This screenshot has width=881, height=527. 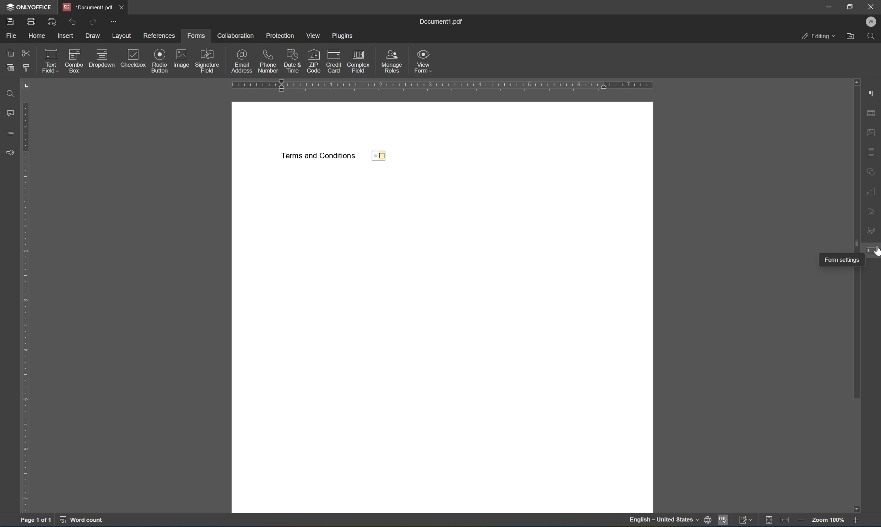 I want to click on combo box, so click(x=74, y=61).